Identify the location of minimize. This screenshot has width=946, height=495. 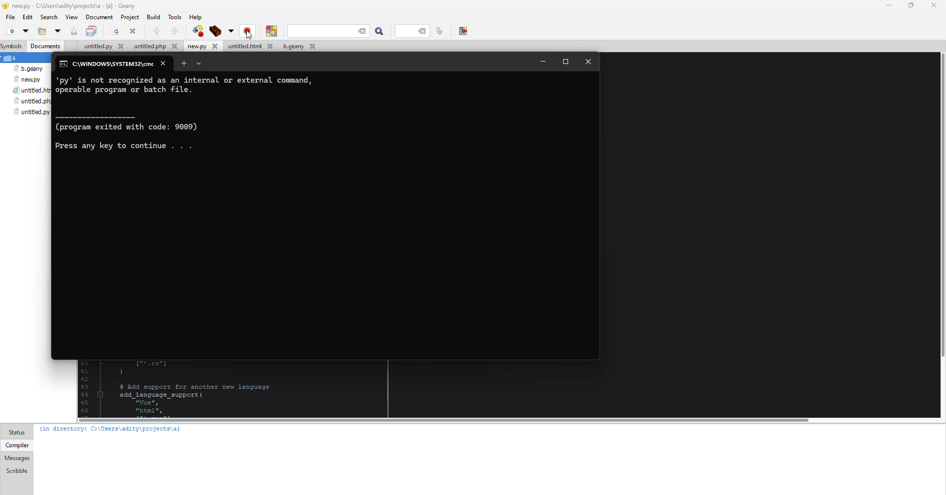
(542, 62).